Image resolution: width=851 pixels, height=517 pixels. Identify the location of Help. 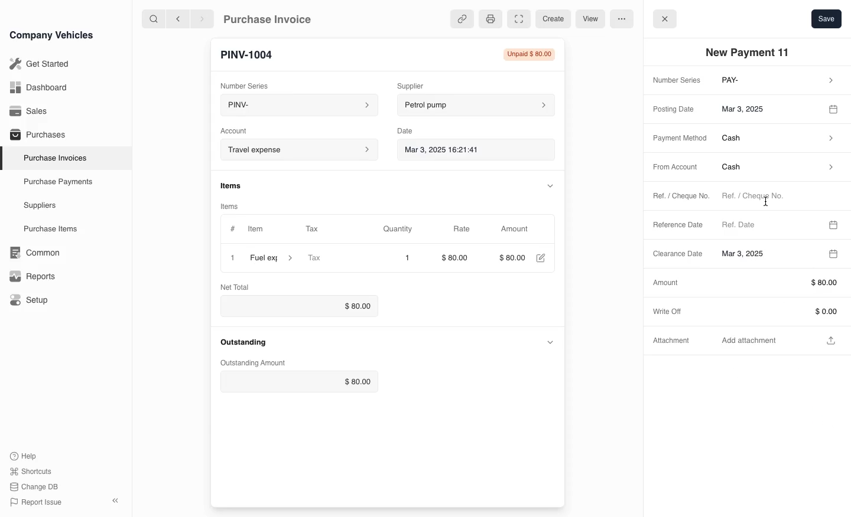
(26, 456).